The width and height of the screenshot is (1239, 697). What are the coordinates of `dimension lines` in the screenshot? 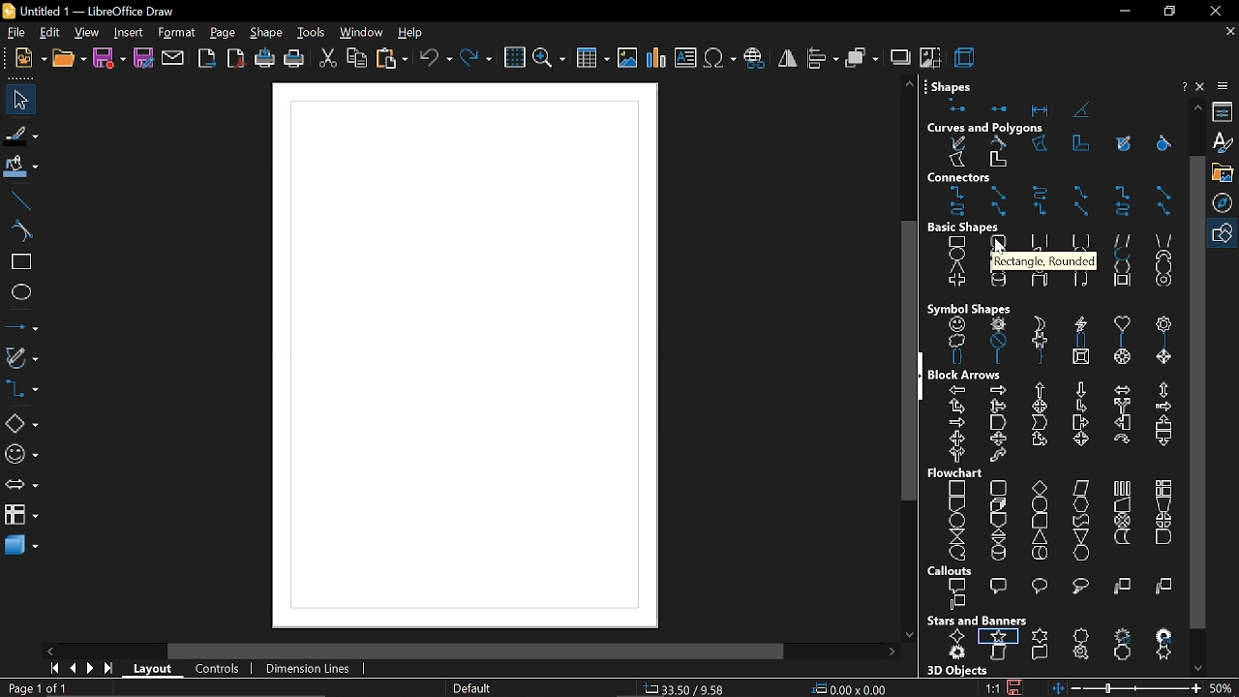 It's located at (310, 670).